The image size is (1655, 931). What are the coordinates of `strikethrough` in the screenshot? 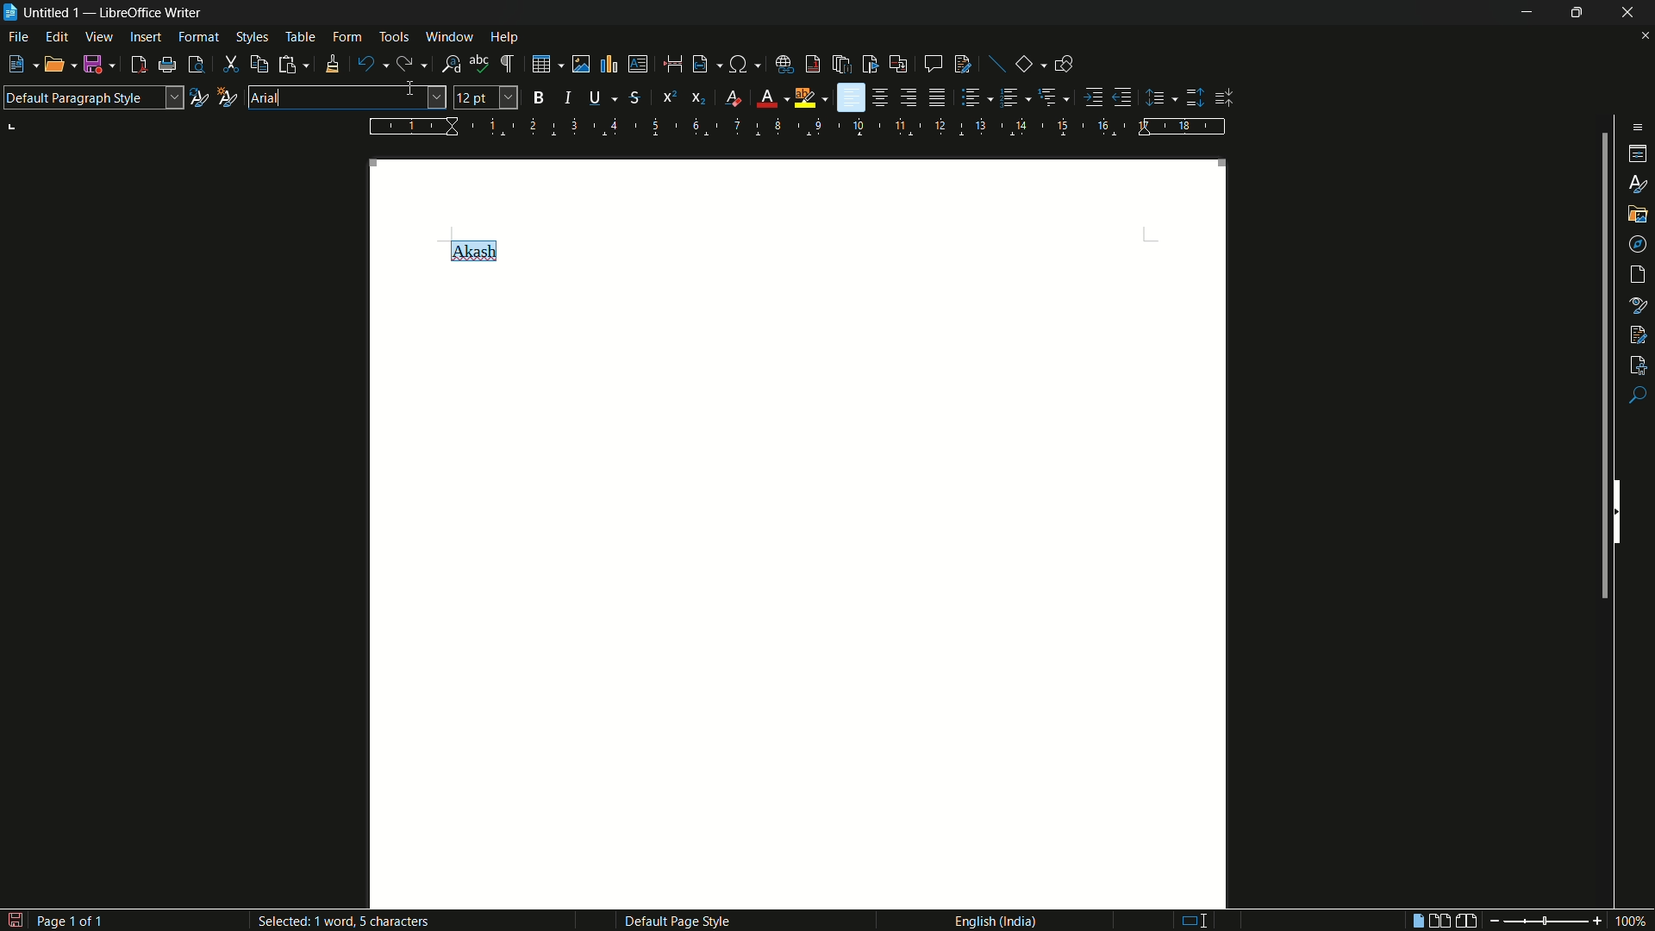 It's located at (634, 98).